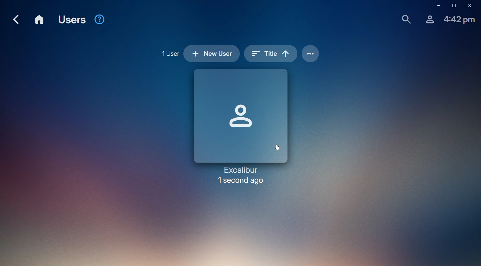  What do you see at coordinates (243, 128) in the screenshot?
I see `Excalibur` at bounding box center [243, 128].